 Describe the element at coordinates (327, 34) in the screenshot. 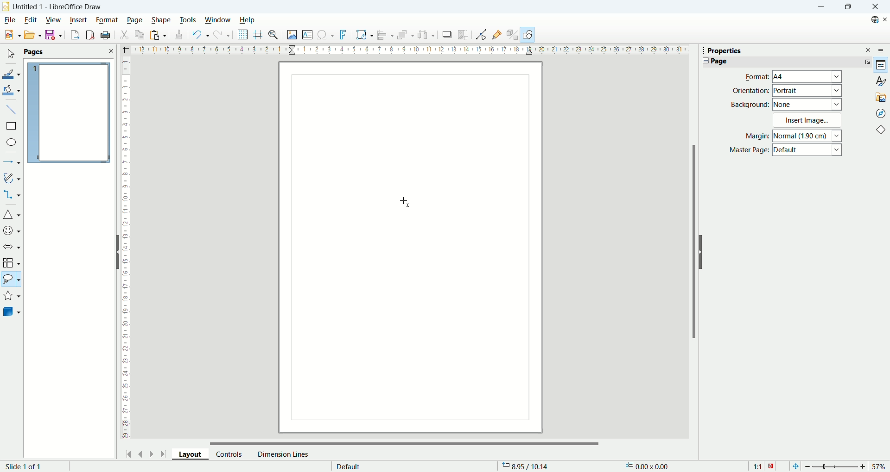

I see `insert special character` at that location.